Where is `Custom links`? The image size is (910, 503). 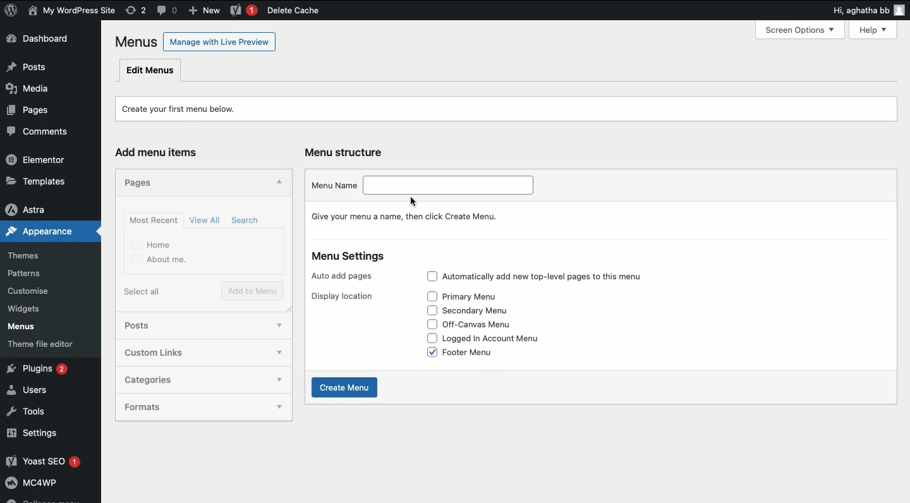 Custom links is located at coordinates (183, 351).